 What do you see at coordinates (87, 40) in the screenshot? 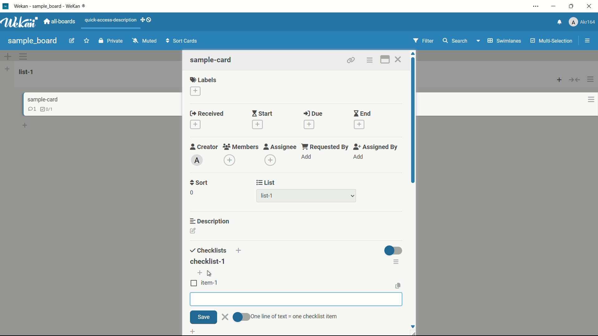
I see `favourite` at bounding box center [87, 40].